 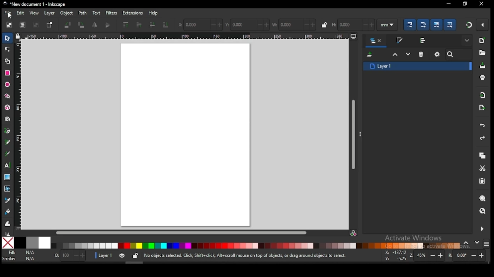 I want to click on when scaling objects, scale the stroke width in same proportion, so click(x=408, y=25).